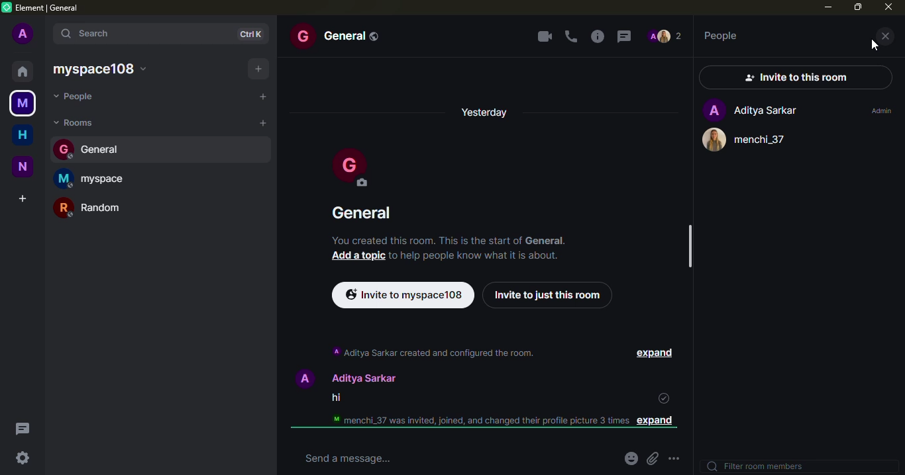 This screenshot has height=475, width=905. I want to click on hi, so click(334, 399).